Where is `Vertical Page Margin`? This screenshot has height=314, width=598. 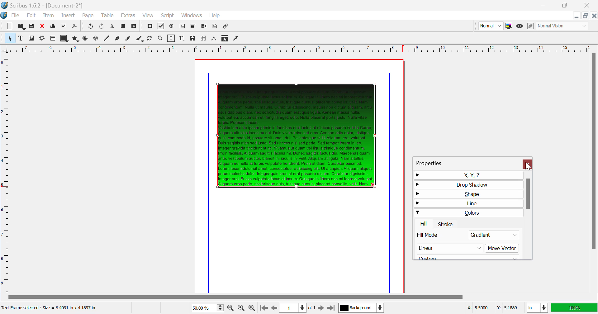
Vertical Page Margin is located at coordinates (308, 49).